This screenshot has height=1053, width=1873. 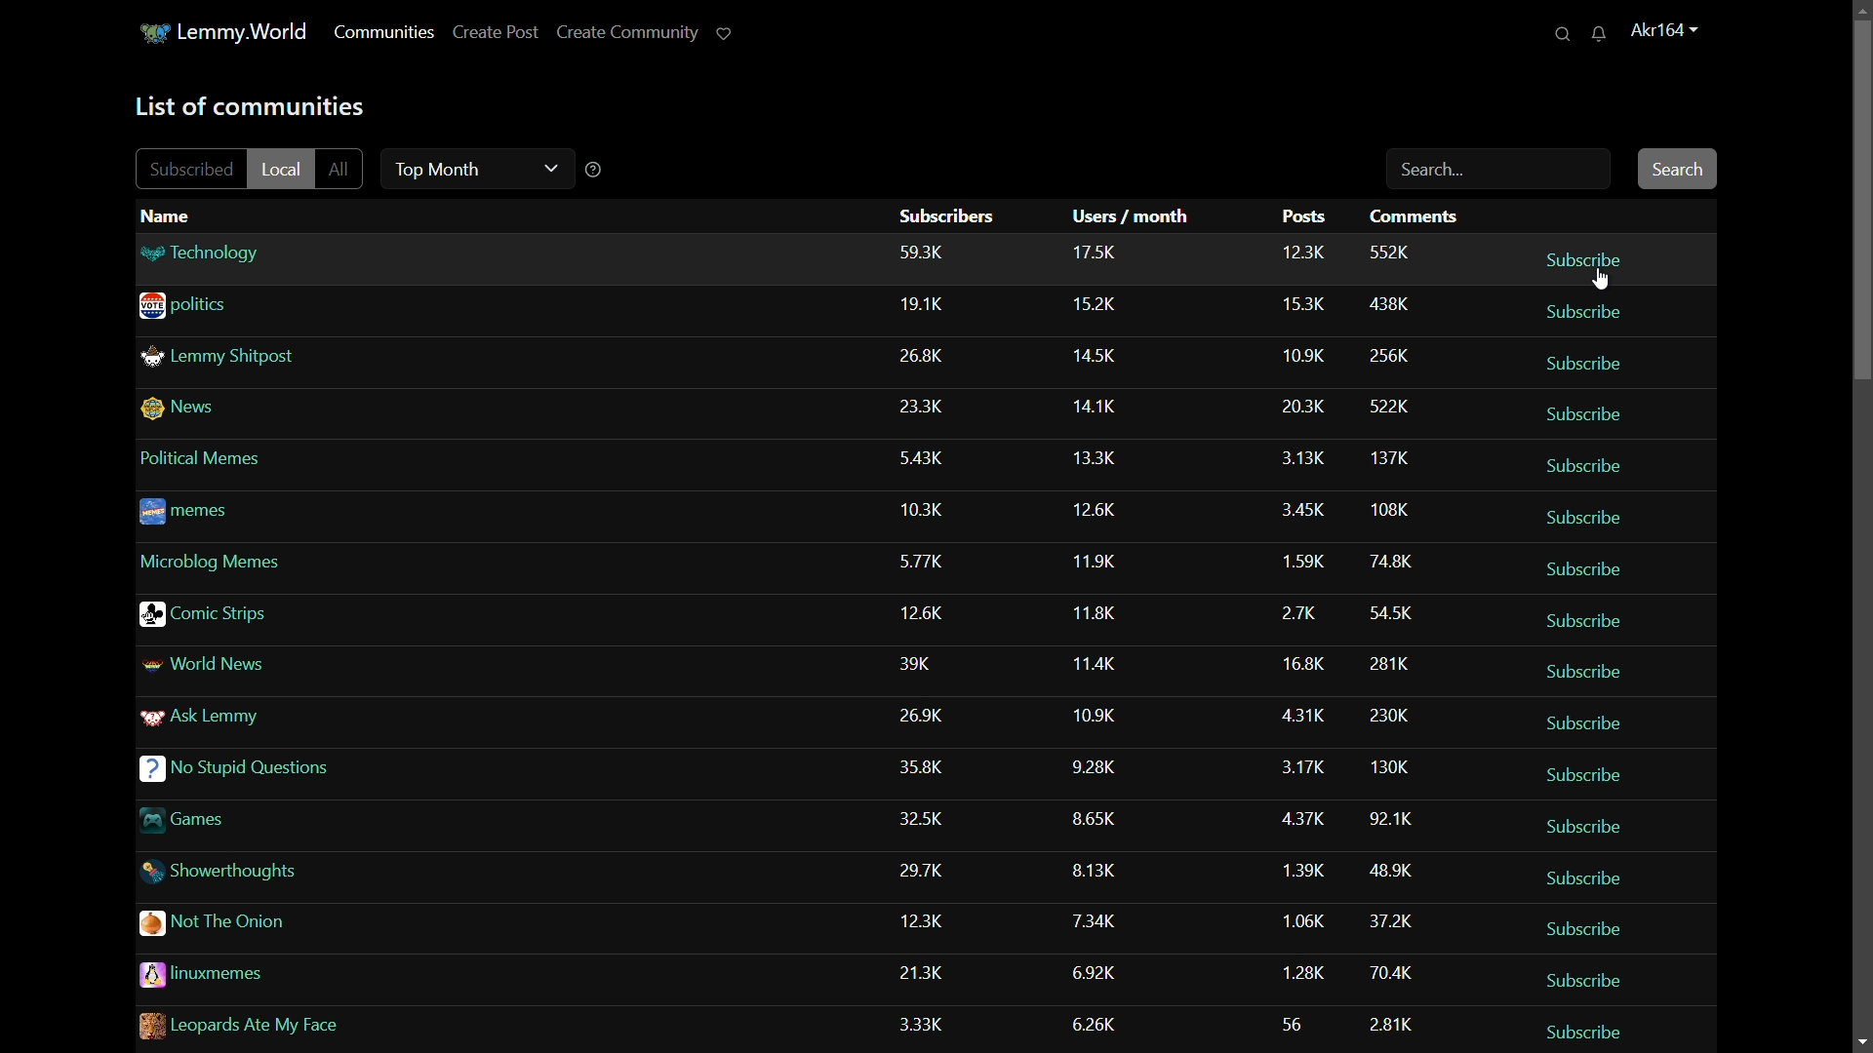 I want to click on comments, so click(x=1420, y=217).